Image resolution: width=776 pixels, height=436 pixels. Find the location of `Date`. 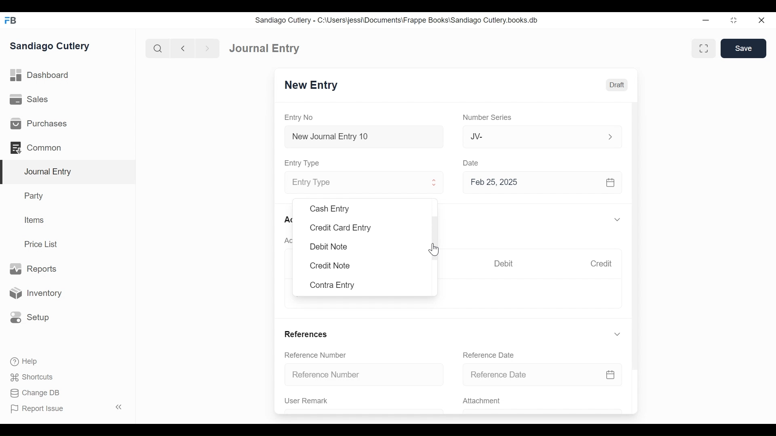

Date is located at coordinates (472, 163).